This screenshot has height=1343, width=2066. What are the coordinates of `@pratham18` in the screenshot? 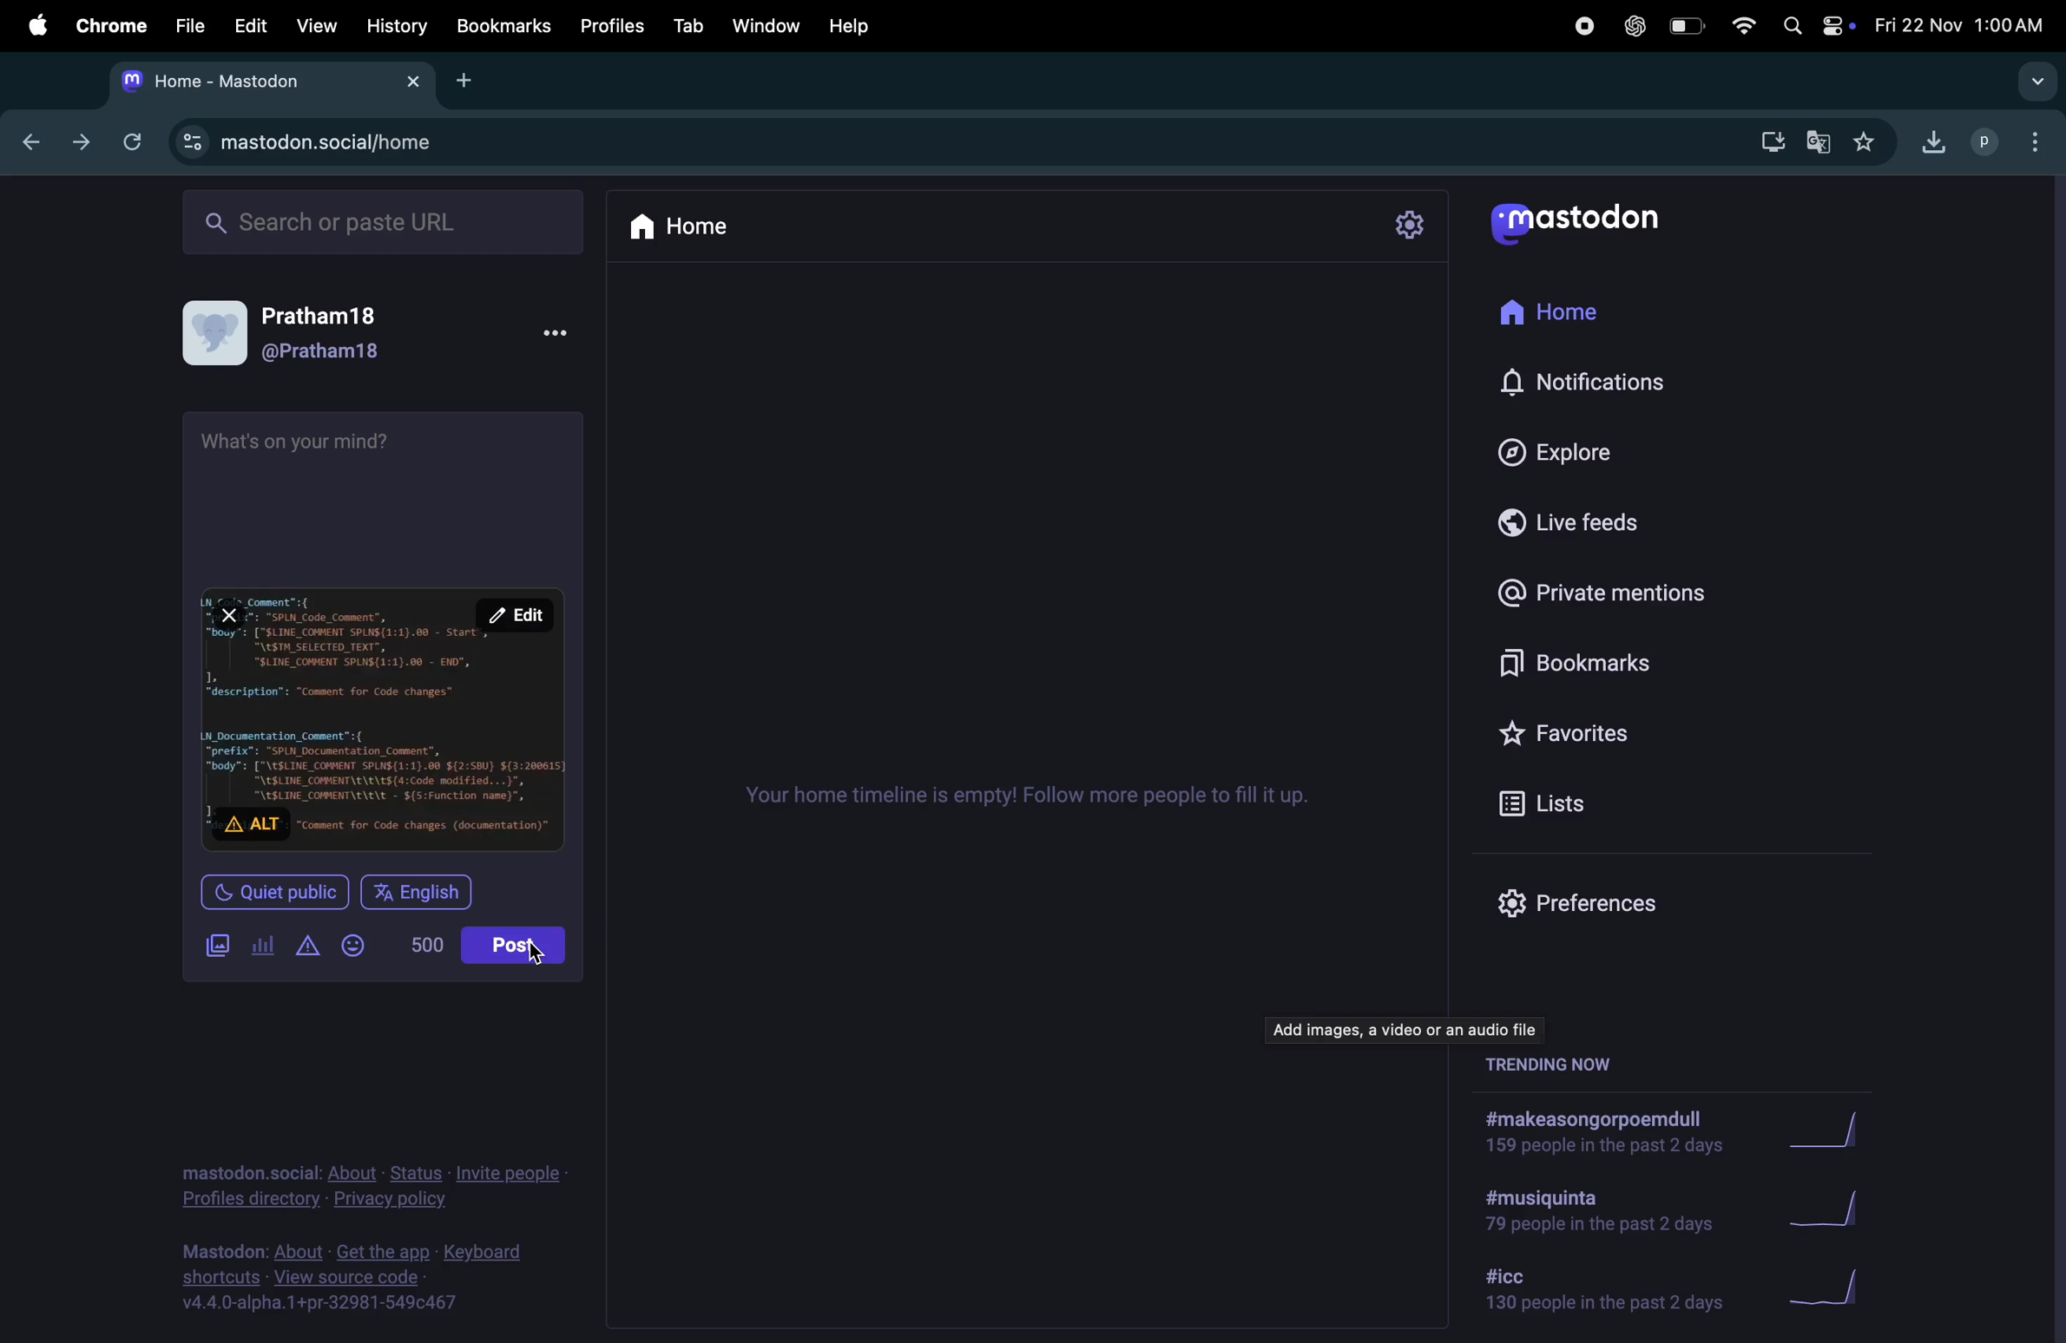 It's located at (321, 354).